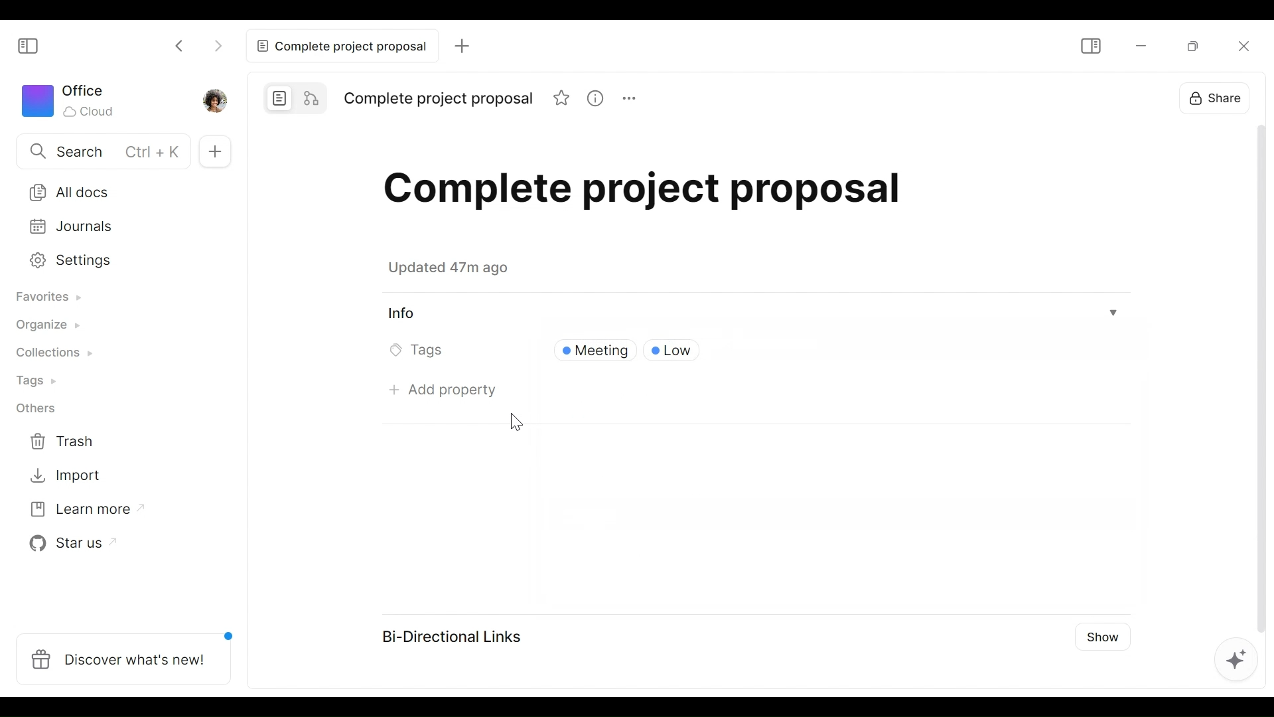  What do you see at coordinates (70, 441) in the screenshot?
I see `Trash` at bounding box center [70, 441].